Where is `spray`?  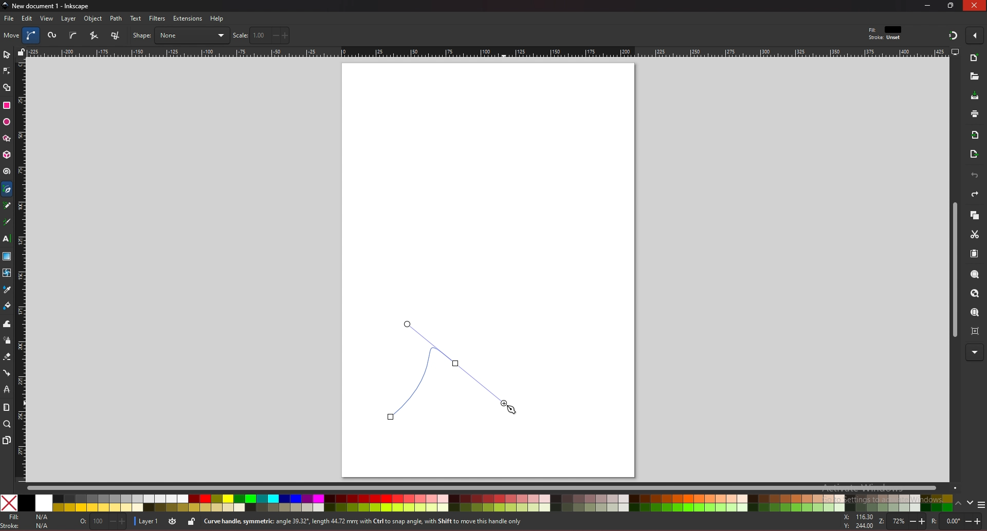 spray is located at coordinates (7, 340).